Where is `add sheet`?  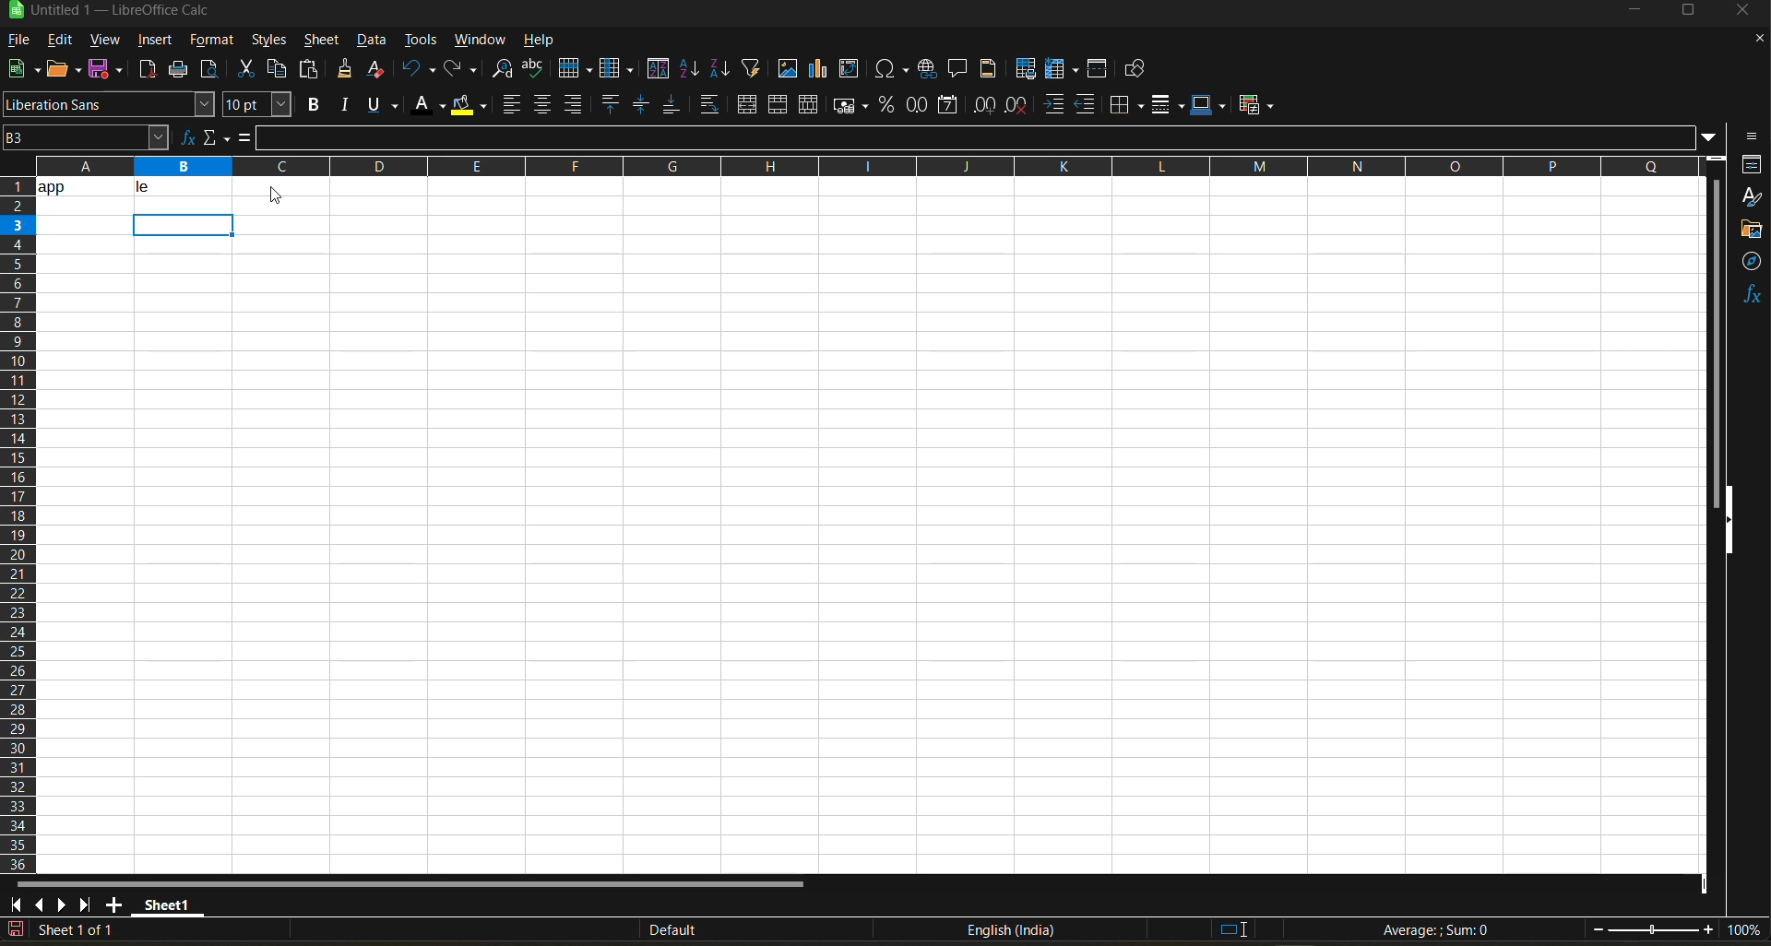
add sheet is located at coordinates (113, 905).